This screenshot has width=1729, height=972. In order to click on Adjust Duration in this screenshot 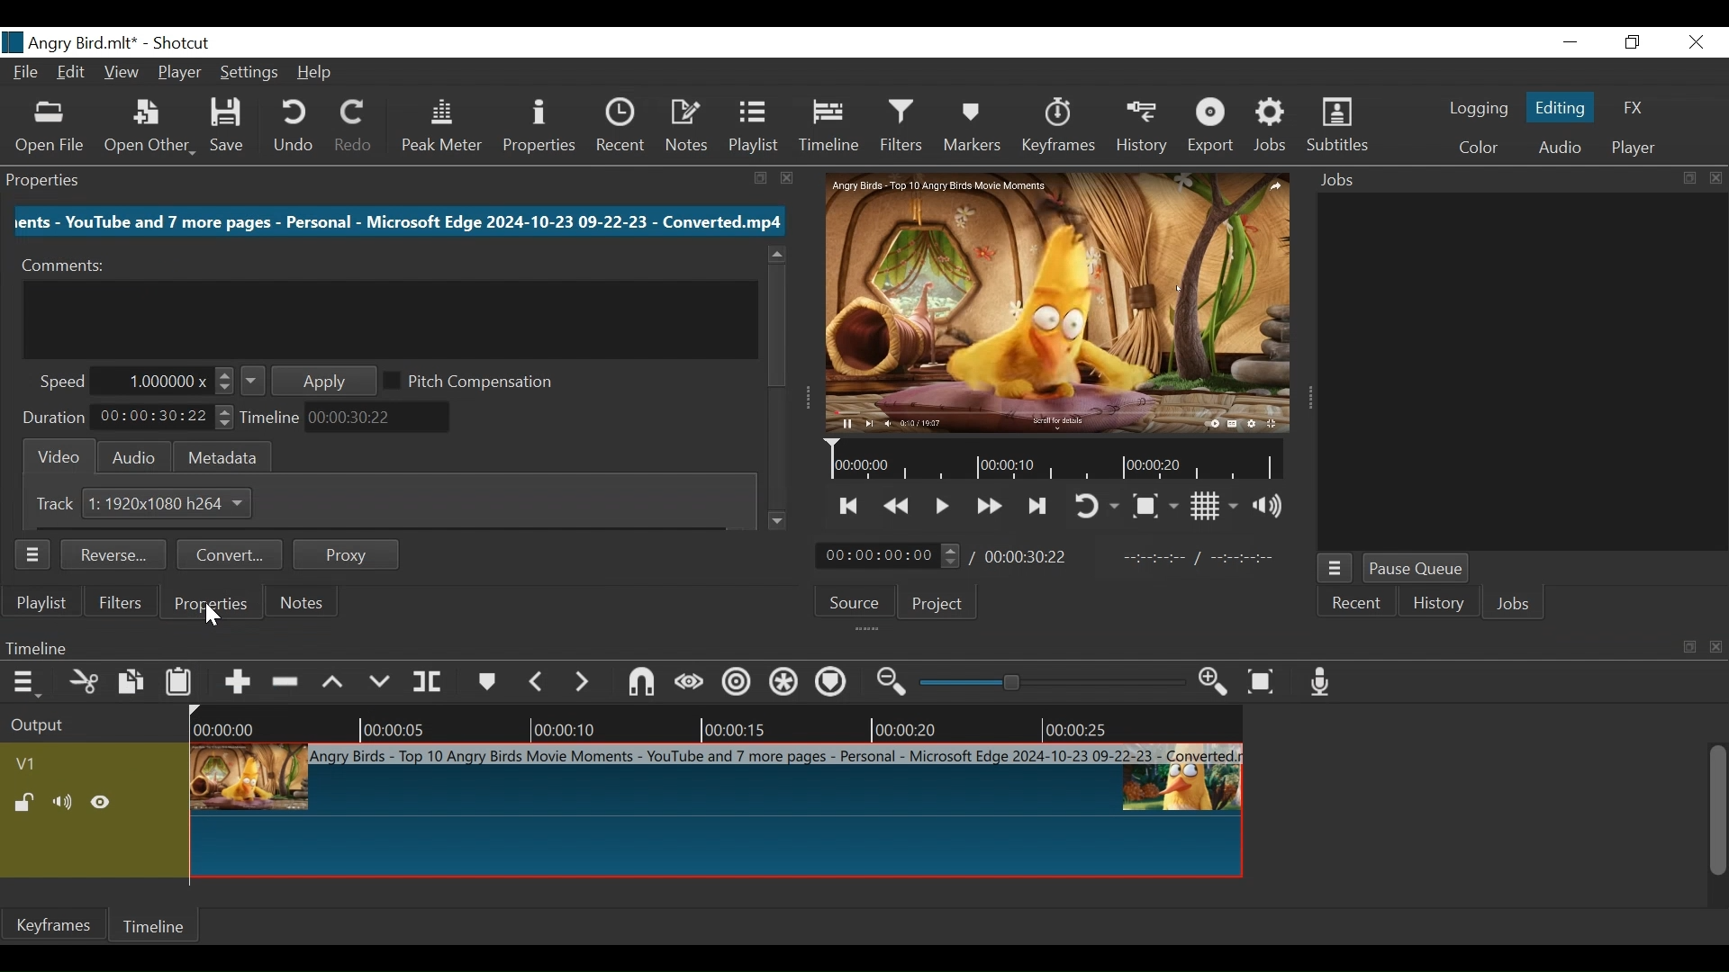, I will do `click(167, 417)`.